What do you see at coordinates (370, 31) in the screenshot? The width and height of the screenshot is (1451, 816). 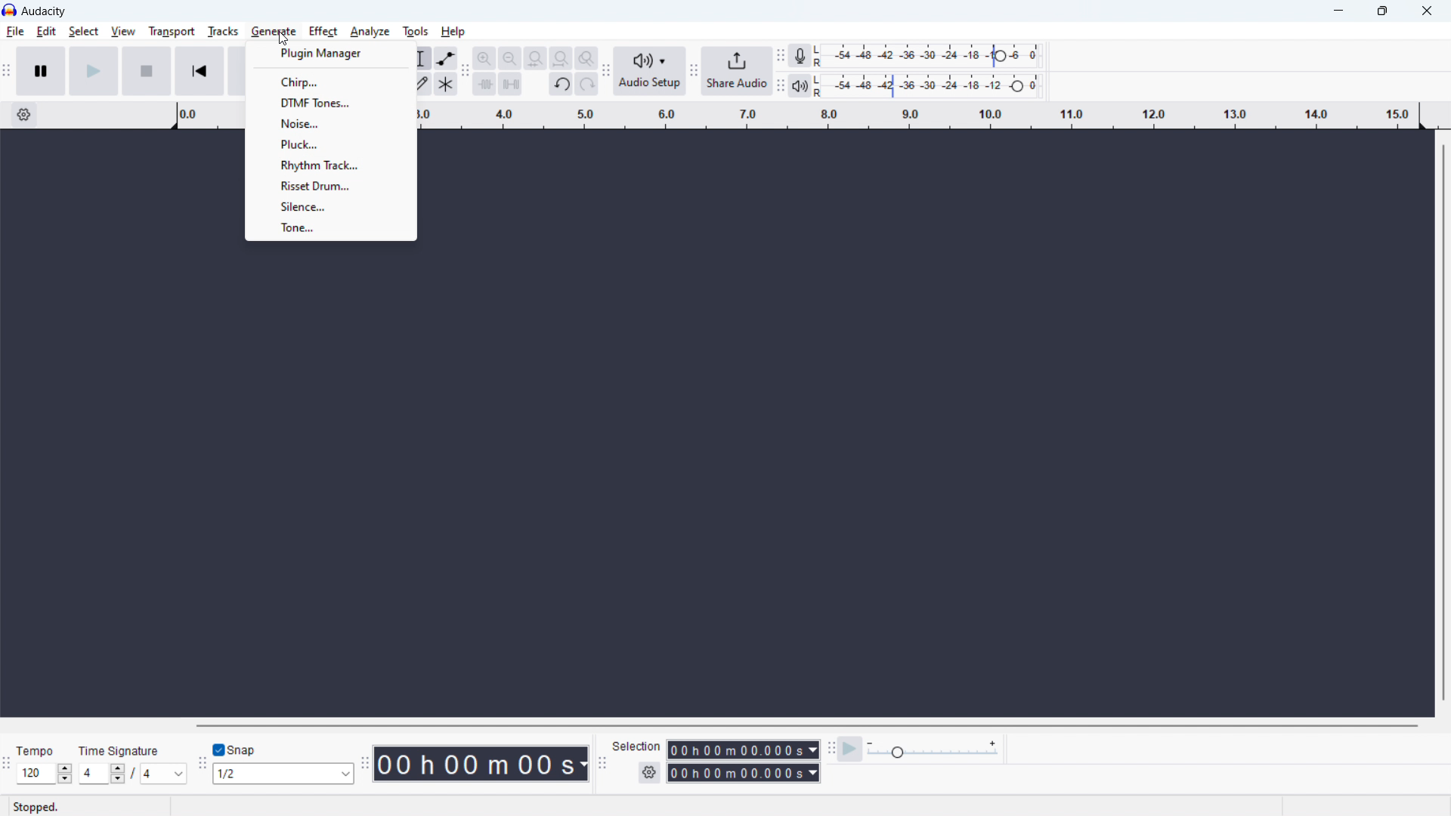 I see `analyze` at bounding box center [370, 31].